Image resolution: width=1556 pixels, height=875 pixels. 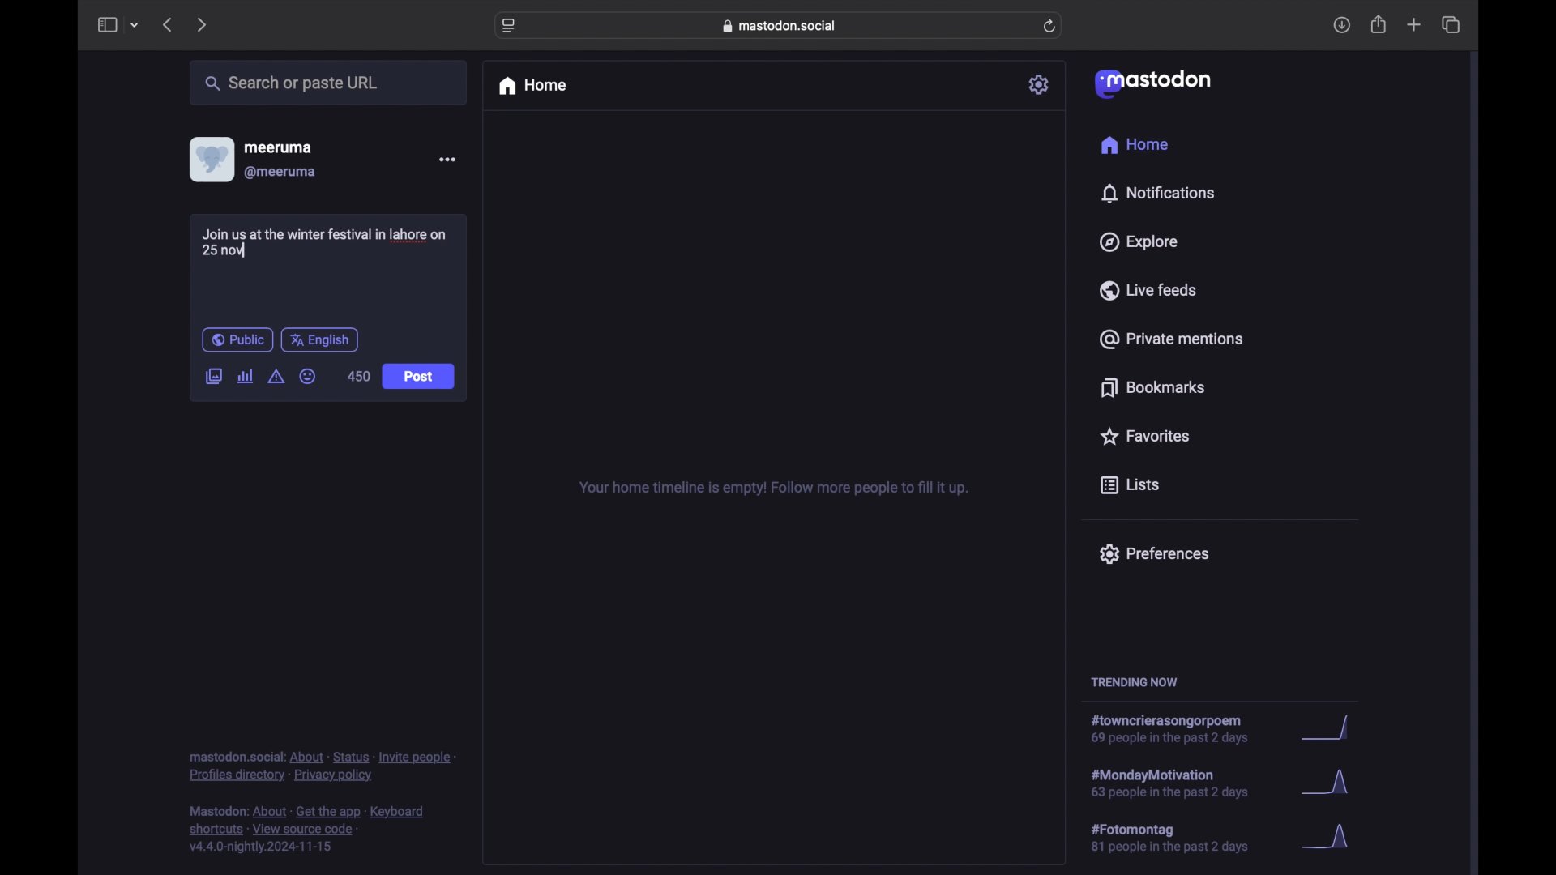 What do you see at coordinates (532, 86) in the screenshot?
I see `home` at bounding box center [532, 86].